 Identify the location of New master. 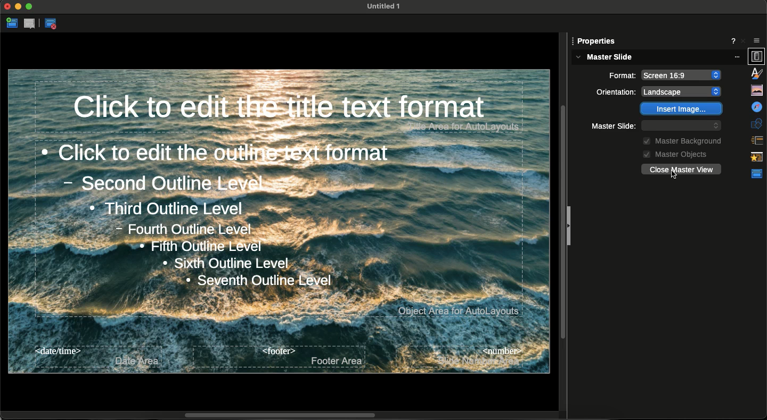
(12, 24).